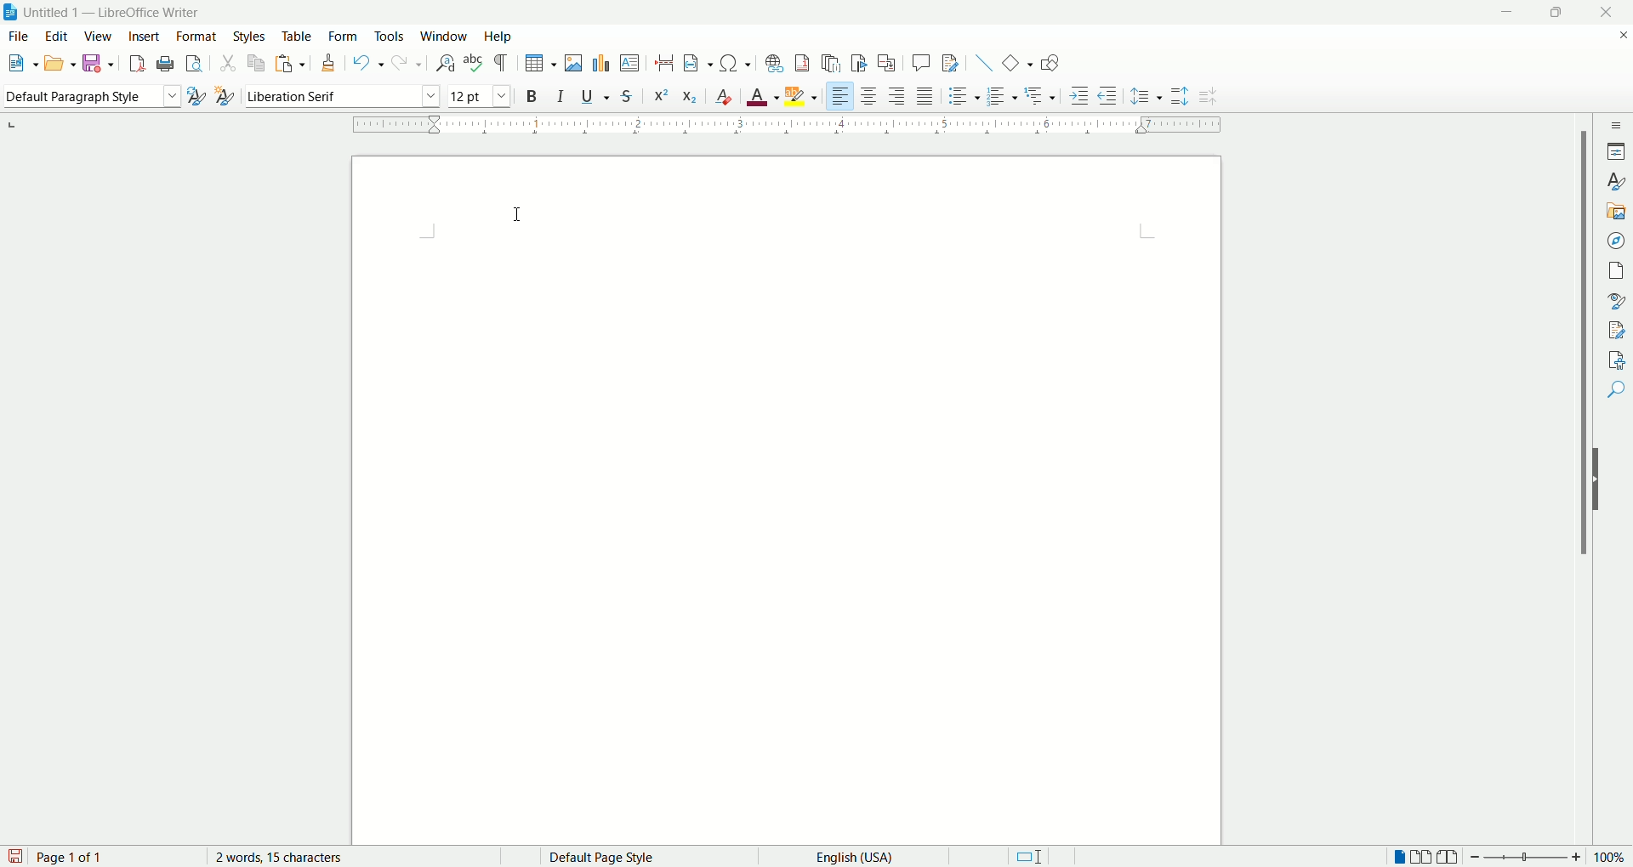 The width and height of the screenshot is (1633, 867). What do you see at coordinates (557, 97) in the screenshot?
I see `italic` at bounding box center [557, 97].